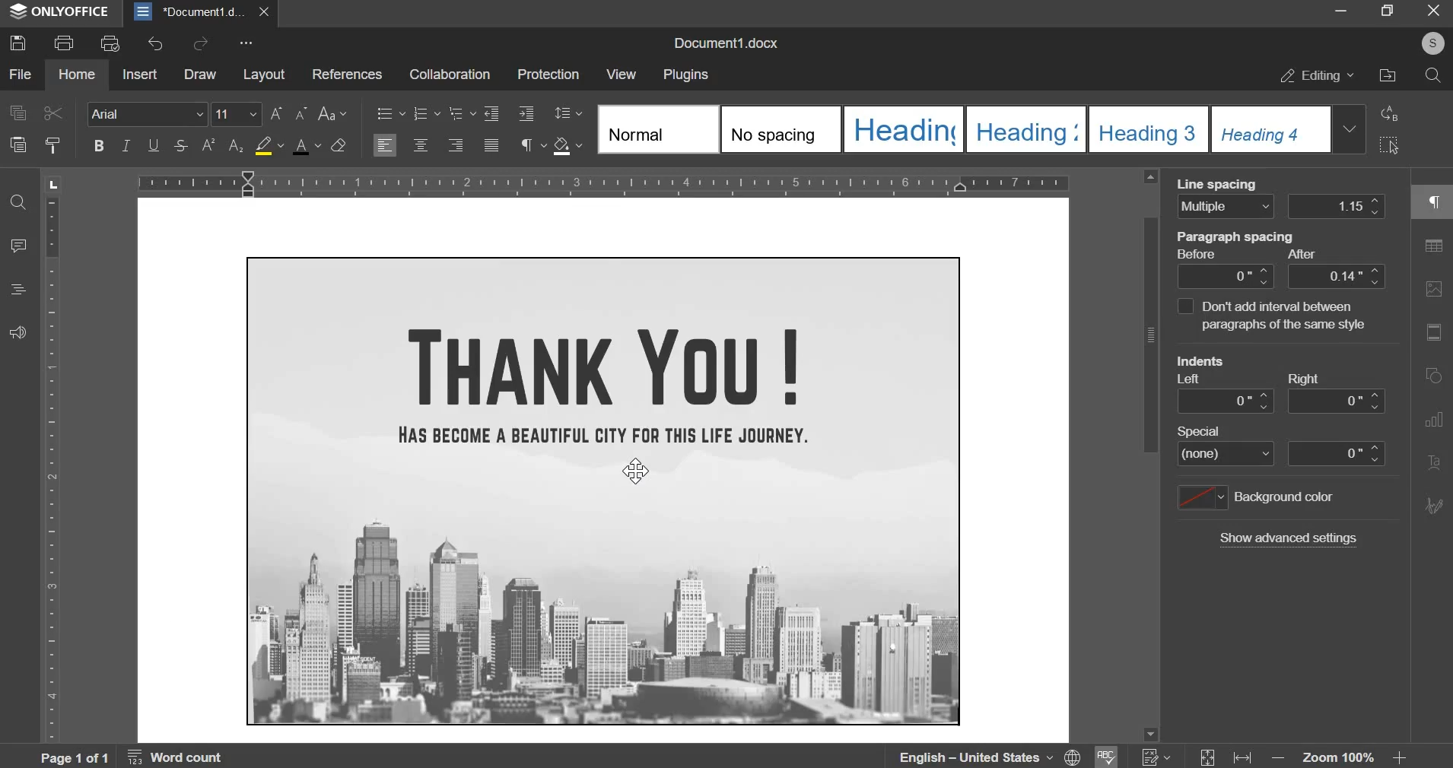 The height and width of the screenshot is (768, 1453). What do you see at coordinates (145, 113) in the screenshot?
I see `font` at bounding box center [145, 113].